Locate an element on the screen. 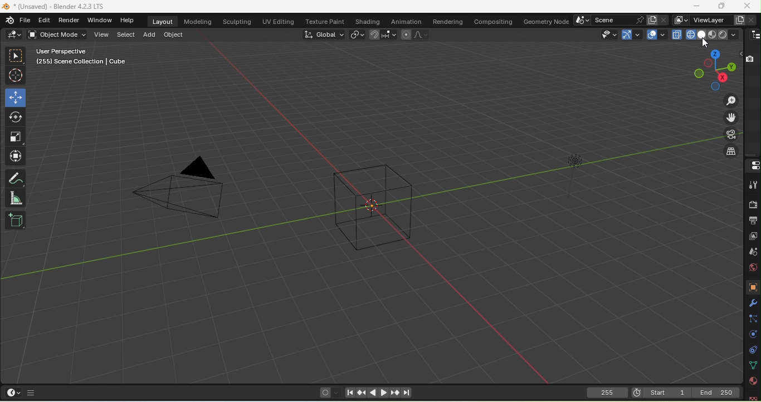 Image resolution: width=761 pixels, height=402 pixels. Sculpting is located at coordinates (237, 22).